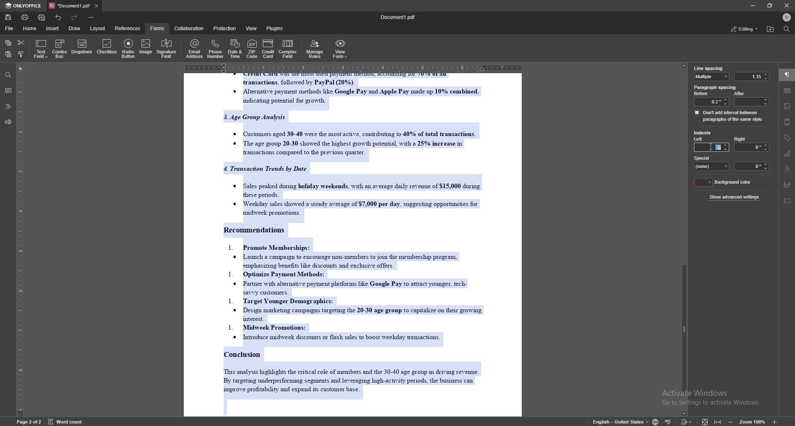 The image size is (795, 426). Describe the element at coordinates (65, 421) in the screenshot. I see `word count` at that location.